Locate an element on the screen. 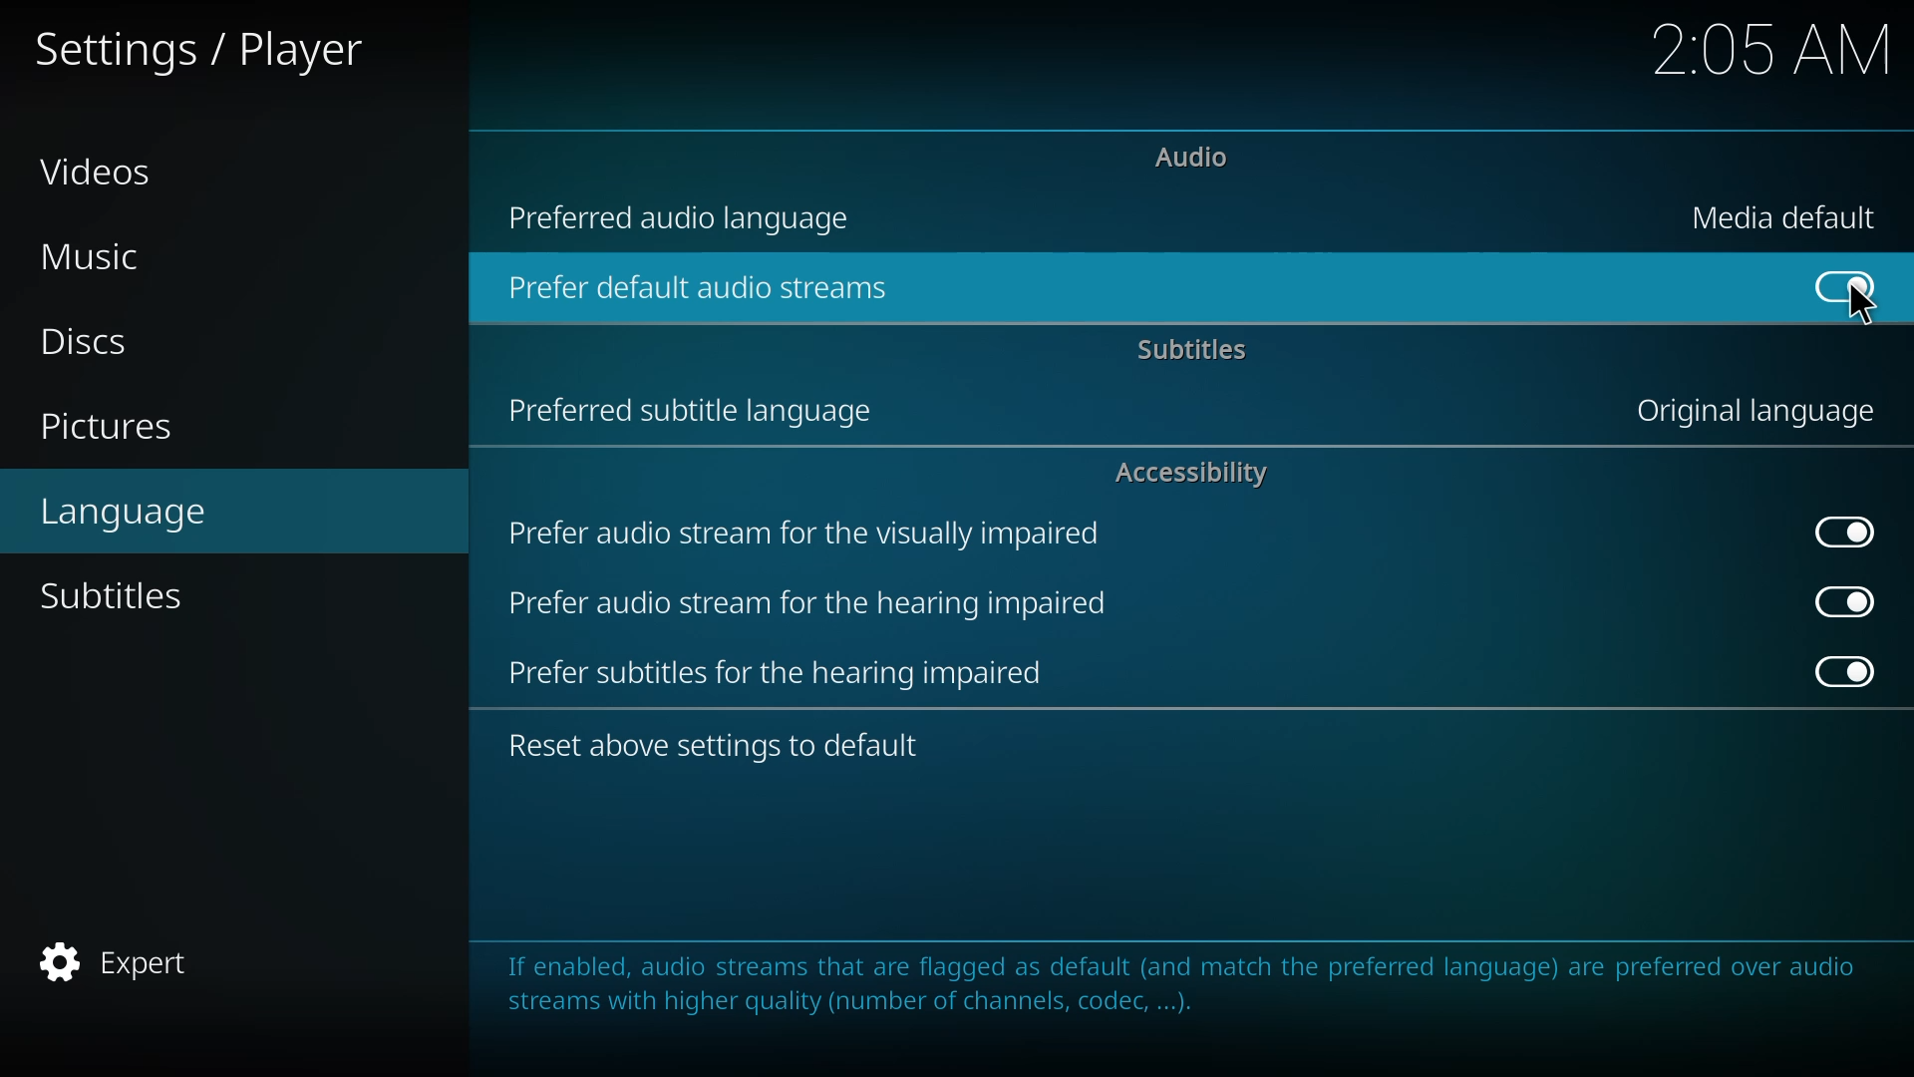 Image resolution: width=1914 pixels, height=1077 pixels. time is located at coordinates (1771, 49).